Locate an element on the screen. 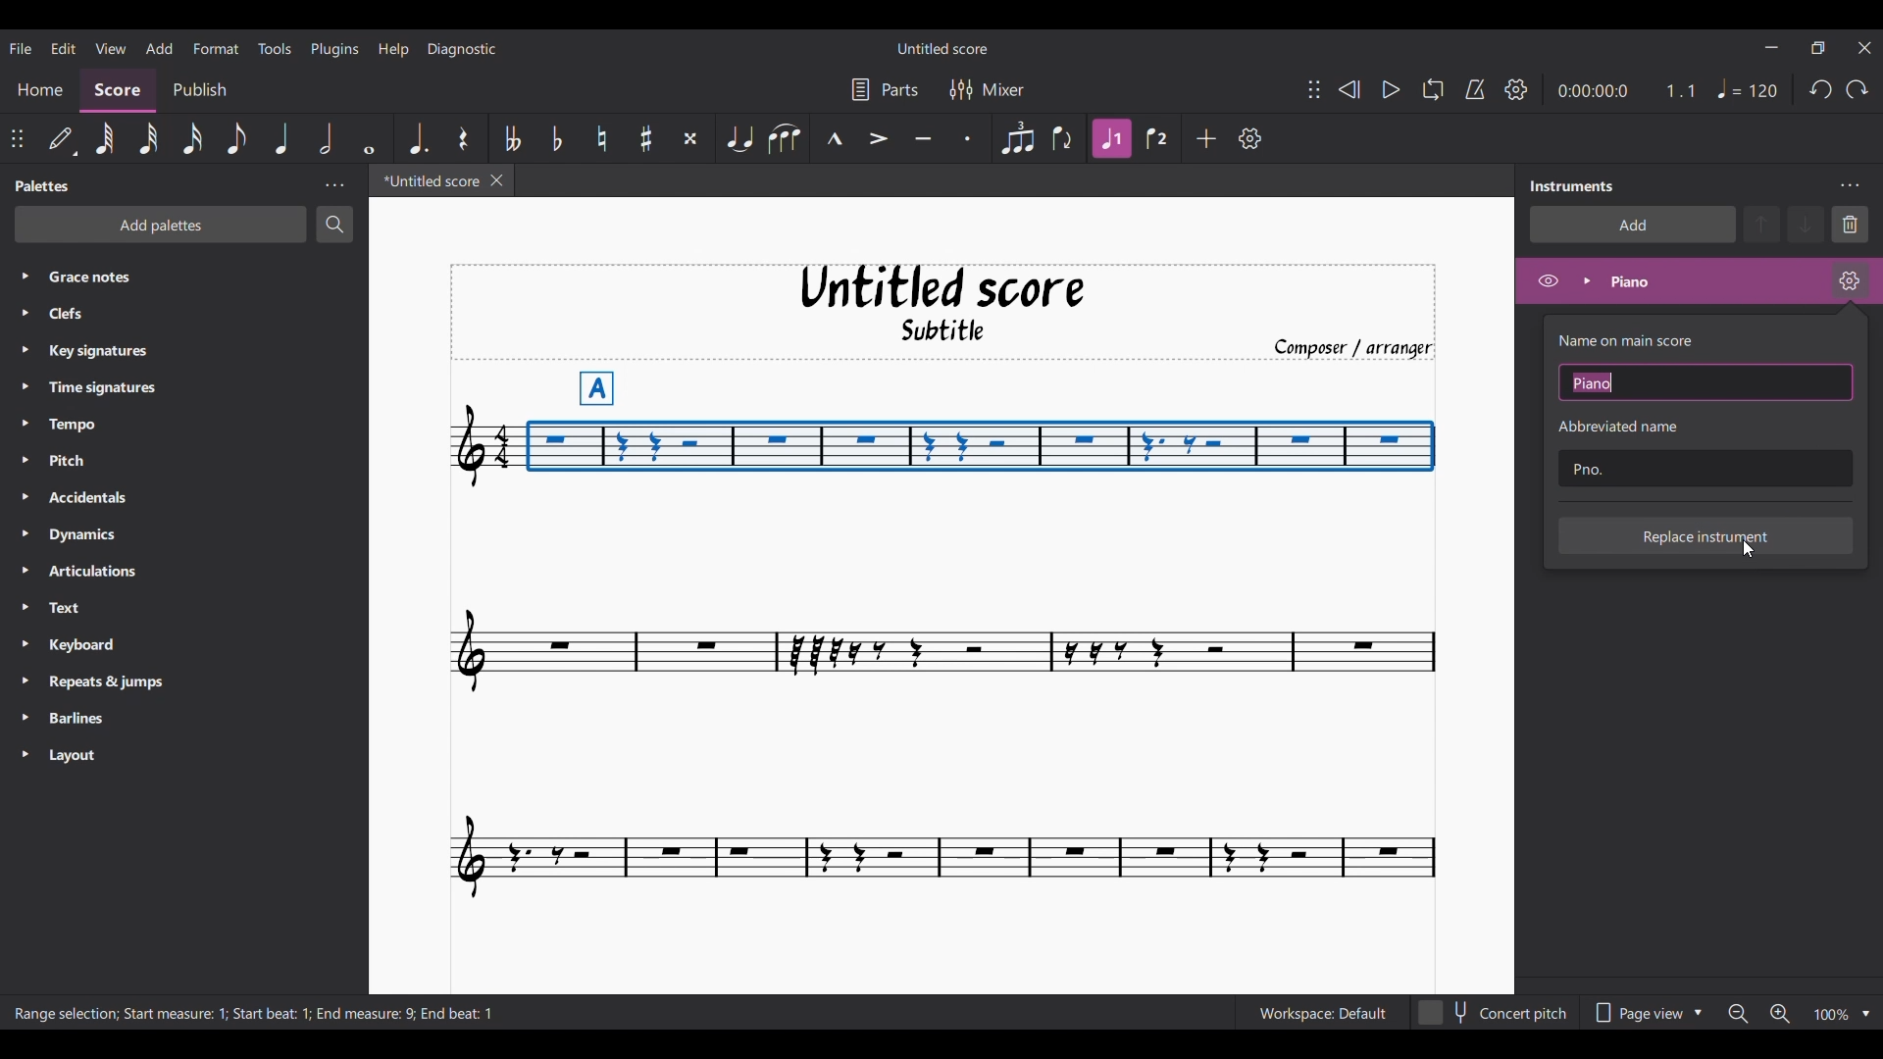 The height and width of the screenshot is (1059, 1883). Half note is located at coordinates (325, 138).